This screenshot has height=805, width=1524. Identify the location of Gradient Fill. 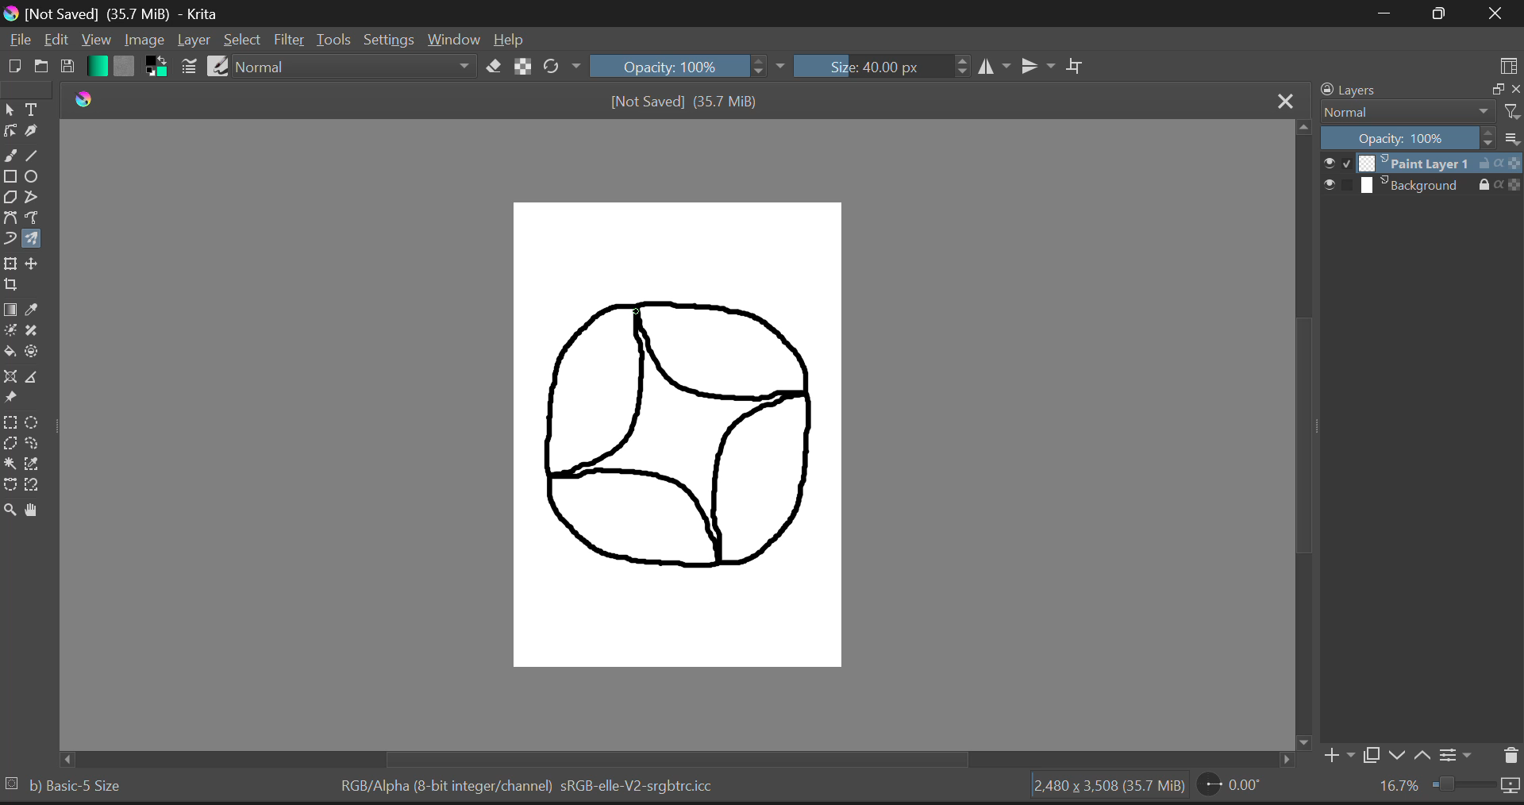
(11, 309).